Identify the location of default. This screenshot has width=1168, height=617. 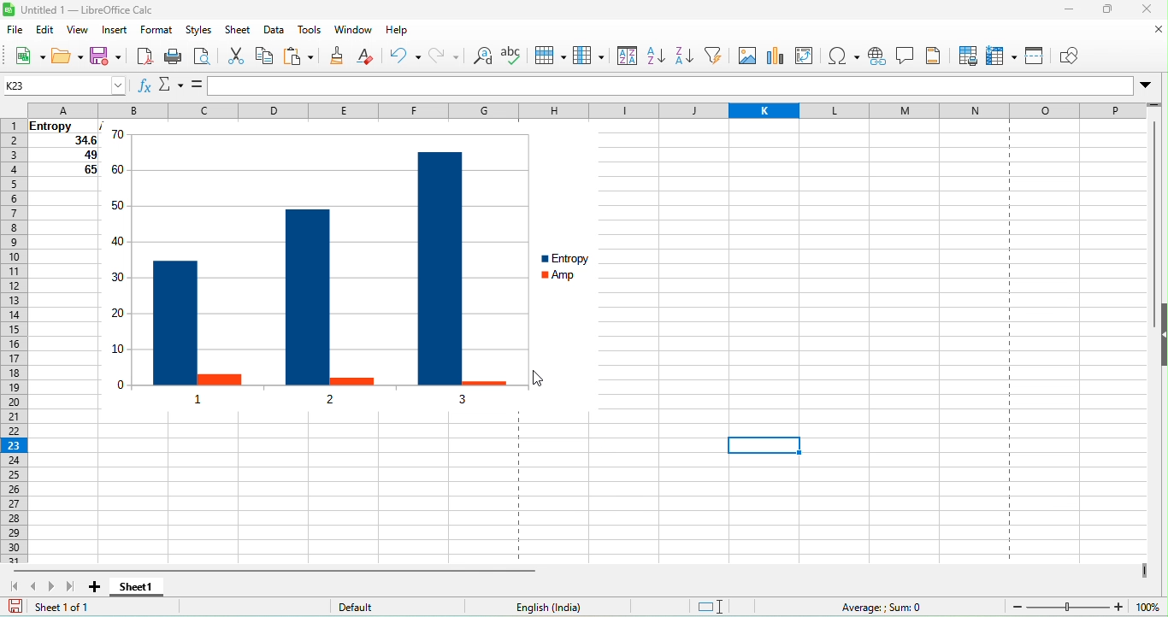
(403, 607).